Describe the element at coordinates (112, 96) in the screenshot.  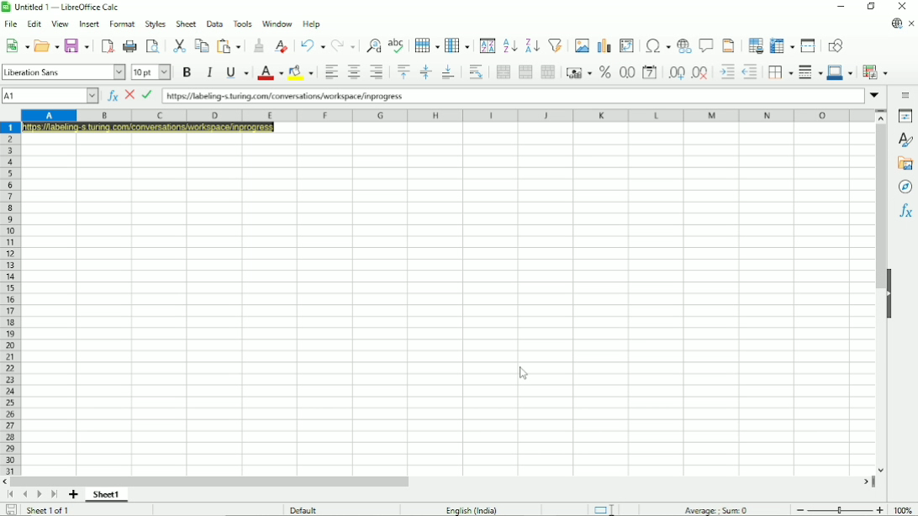
I see `Function wizard` at that location.